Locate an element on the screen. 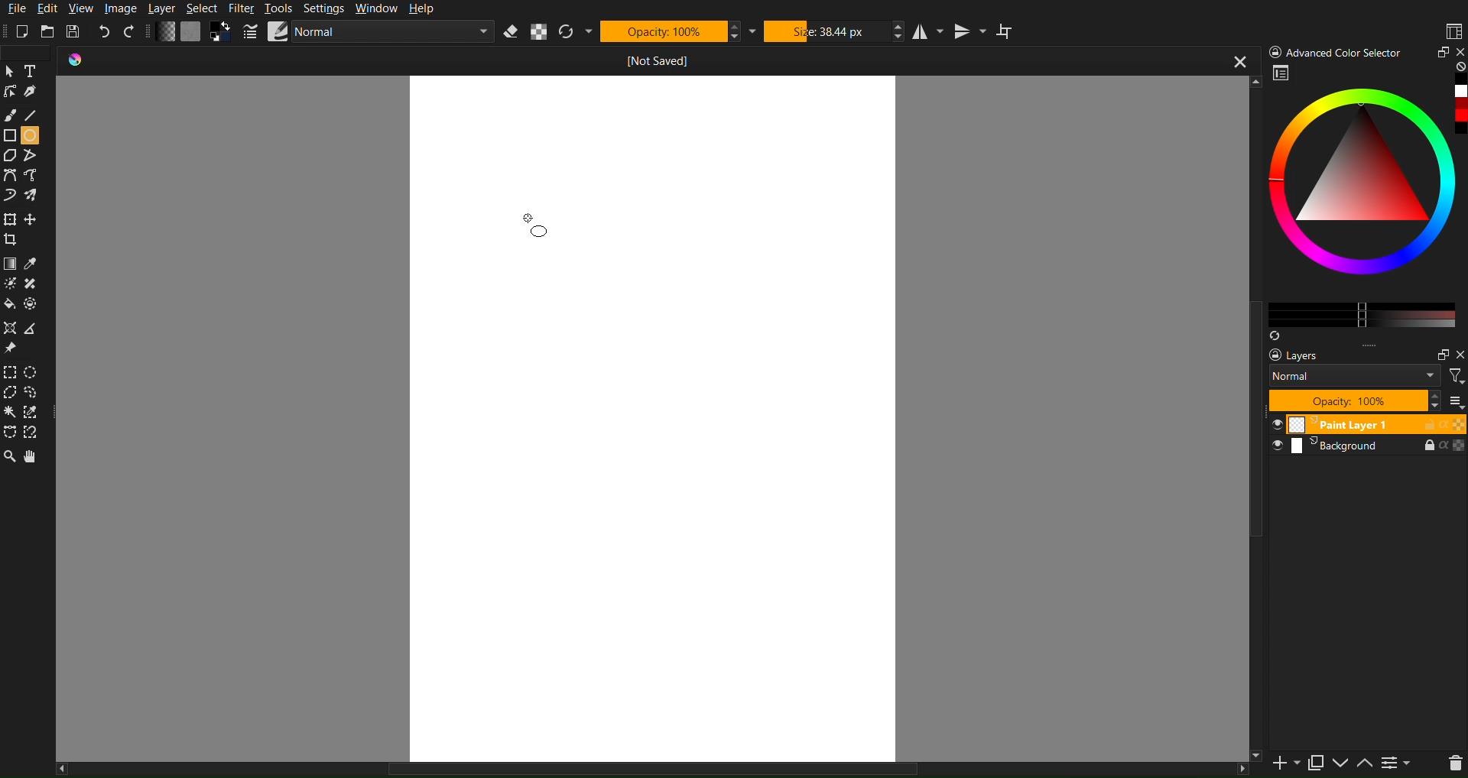 This screenshot has width=1468, height=778. Color fill is located at coordinates (9, 306).